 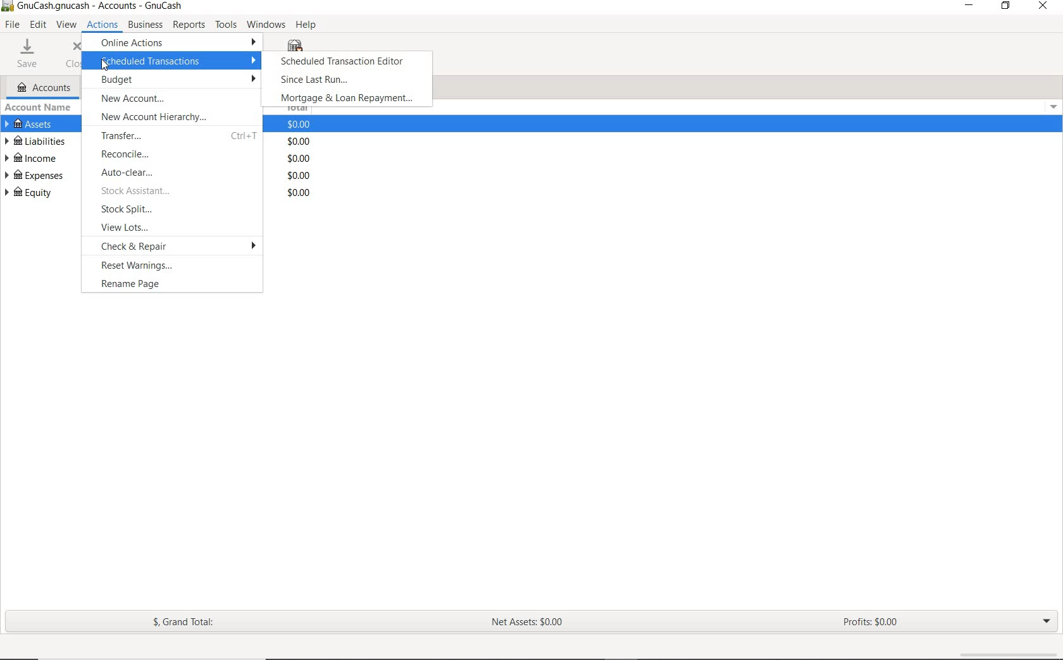 What do you see at coordinates (970, 6) in the screenshot?
I see `MINIMIZE` at bounding box center [970, 6].